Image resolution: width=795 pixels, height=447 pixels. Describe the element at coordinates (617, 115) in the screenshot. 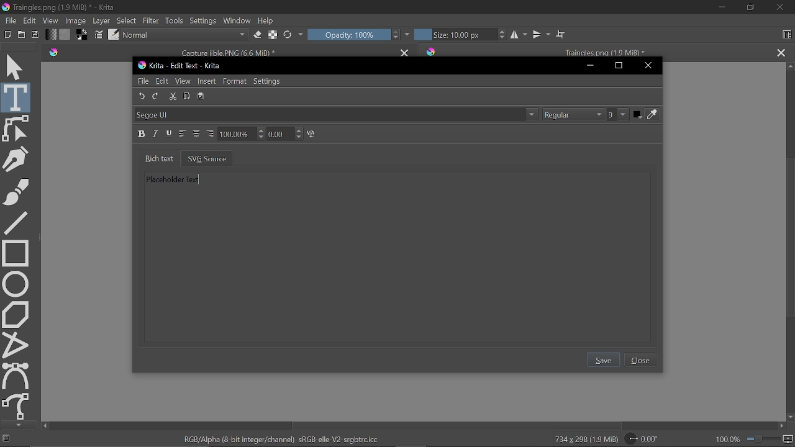

I see `9` at that location.